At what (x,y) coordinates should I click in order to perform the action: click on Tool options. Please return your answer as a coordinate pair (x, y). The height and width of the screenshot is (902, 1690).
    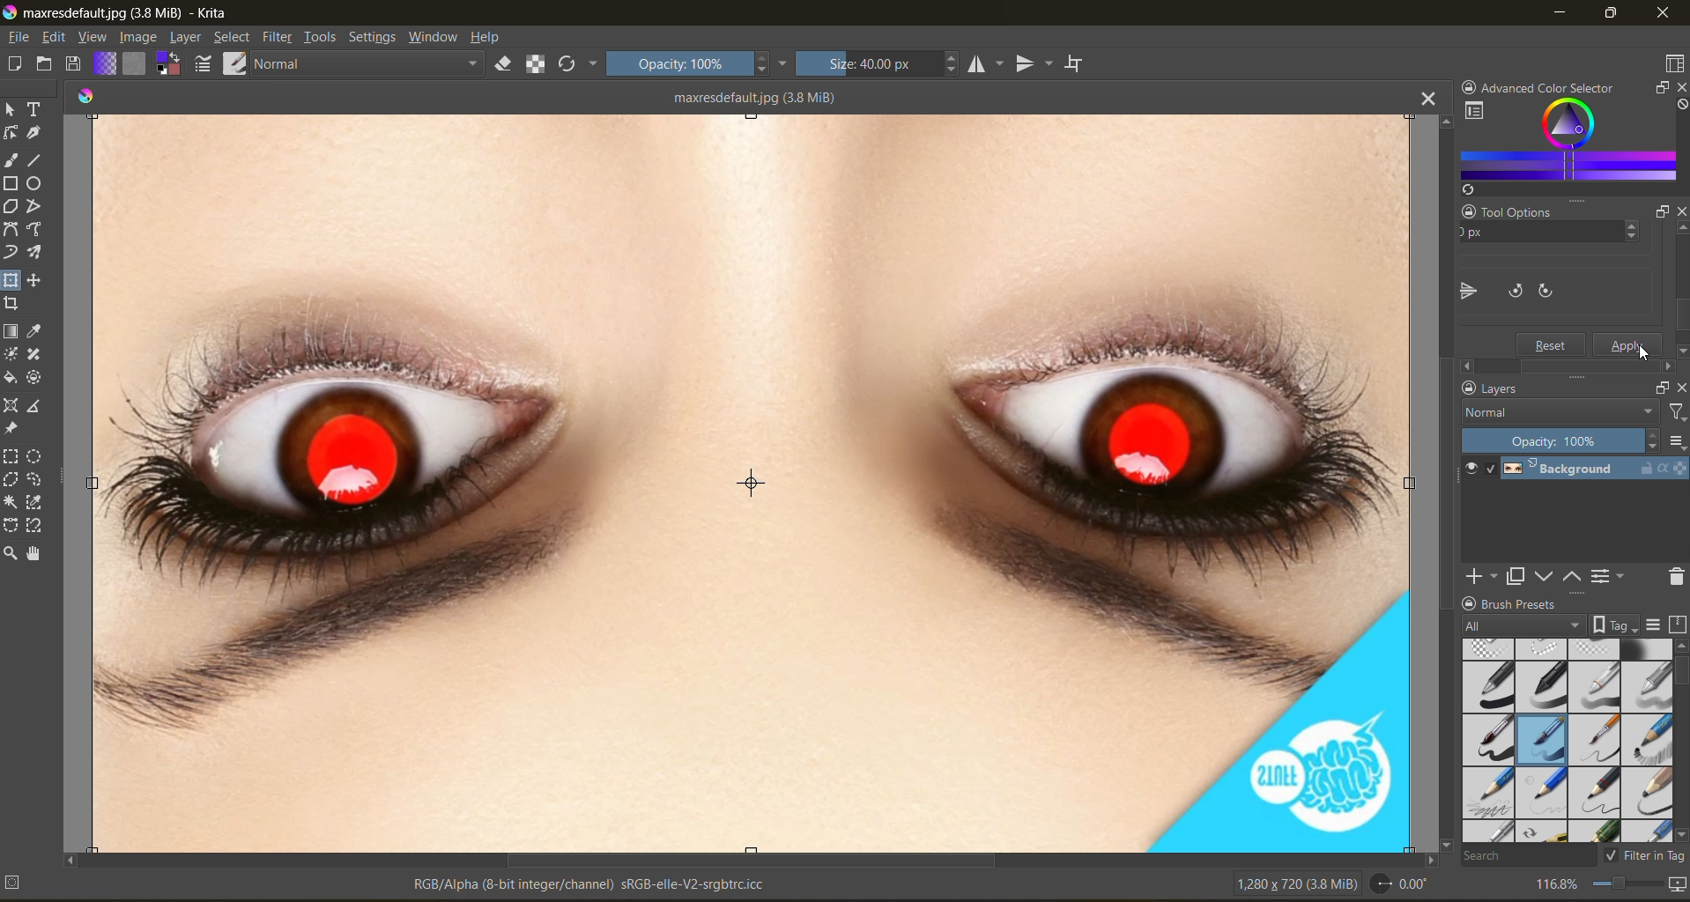
    Looking at the image, I should click on (1533, 211).